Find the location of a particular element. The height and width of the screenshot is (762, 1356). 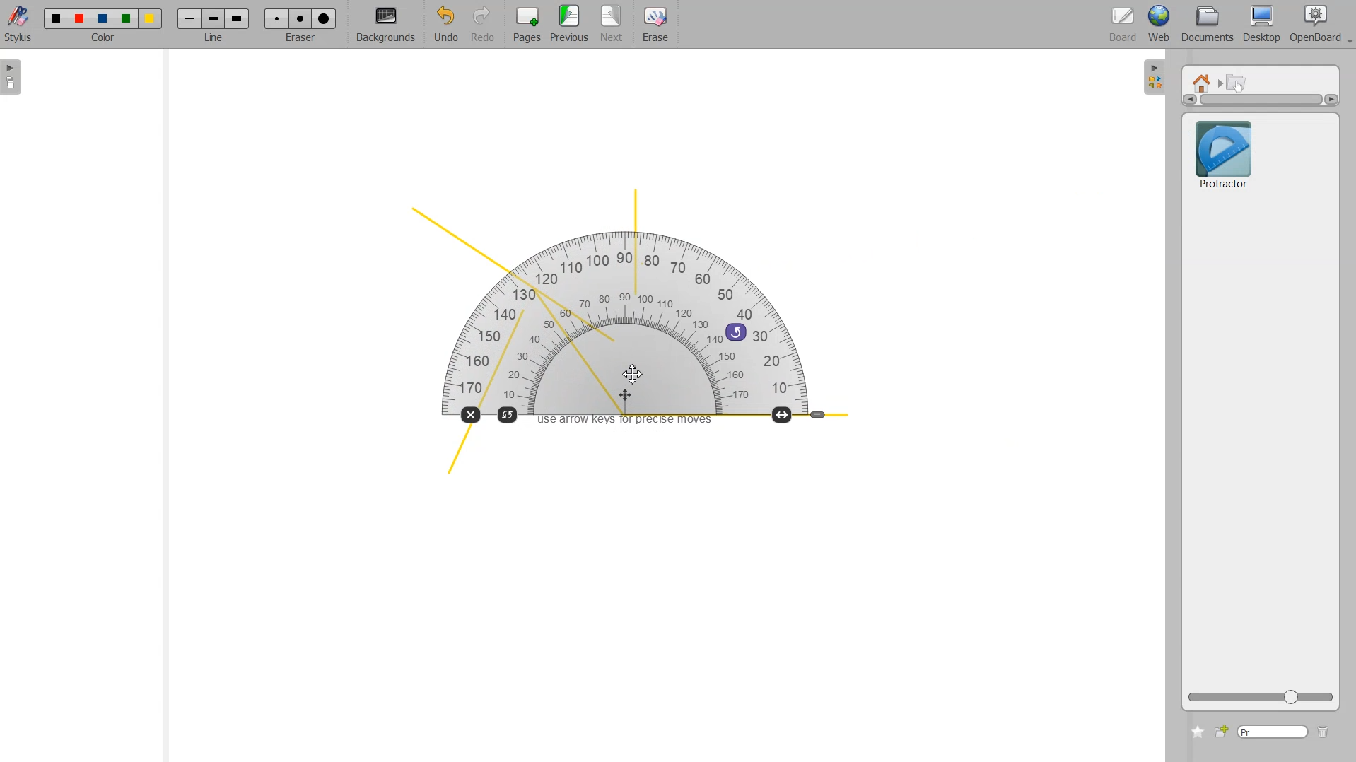

color is located at coordinates (105, 40).